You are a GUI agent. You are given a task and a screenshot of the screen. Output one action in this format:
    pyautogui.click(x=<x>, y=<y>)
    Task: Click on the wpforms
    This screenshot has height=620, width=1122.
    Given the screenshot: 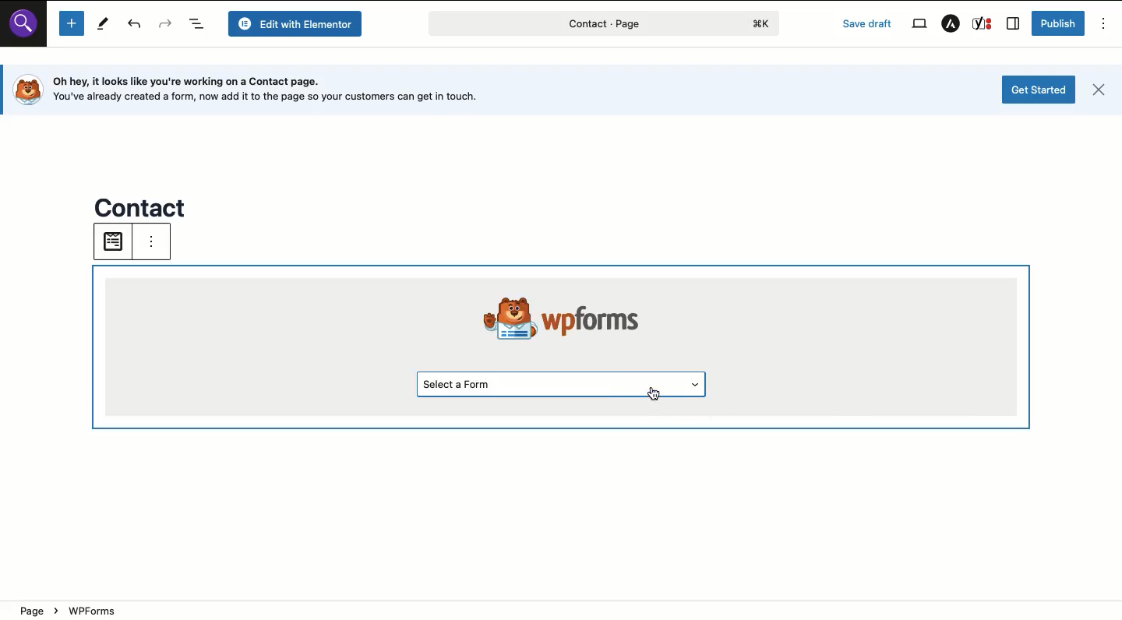 What is the action you would take?
    pyautogui.click(x=605, y=317)
    